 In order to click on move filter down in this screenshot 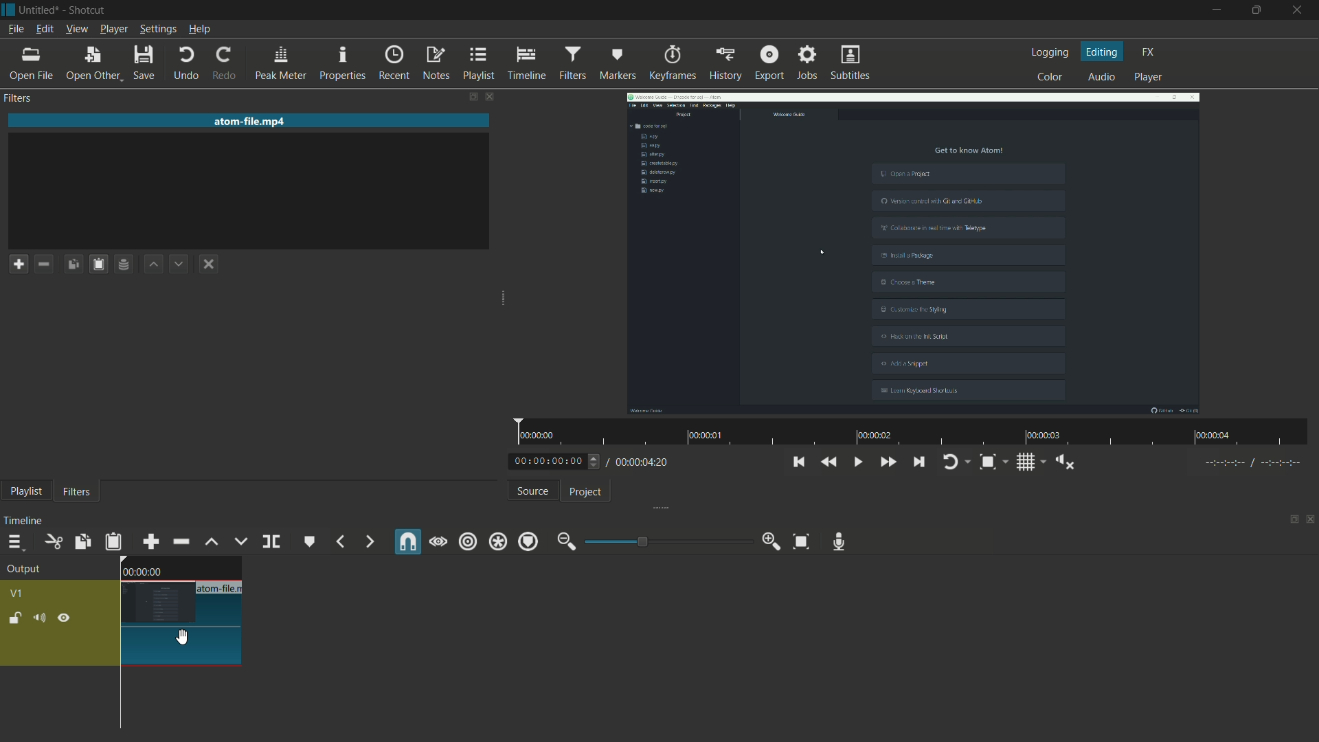, I will do `click(179, 265)`.